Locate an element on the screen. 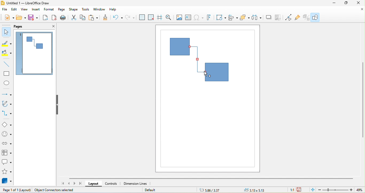 This screenshot has width=365, height=193. hide is located at coordinates (57, 105).